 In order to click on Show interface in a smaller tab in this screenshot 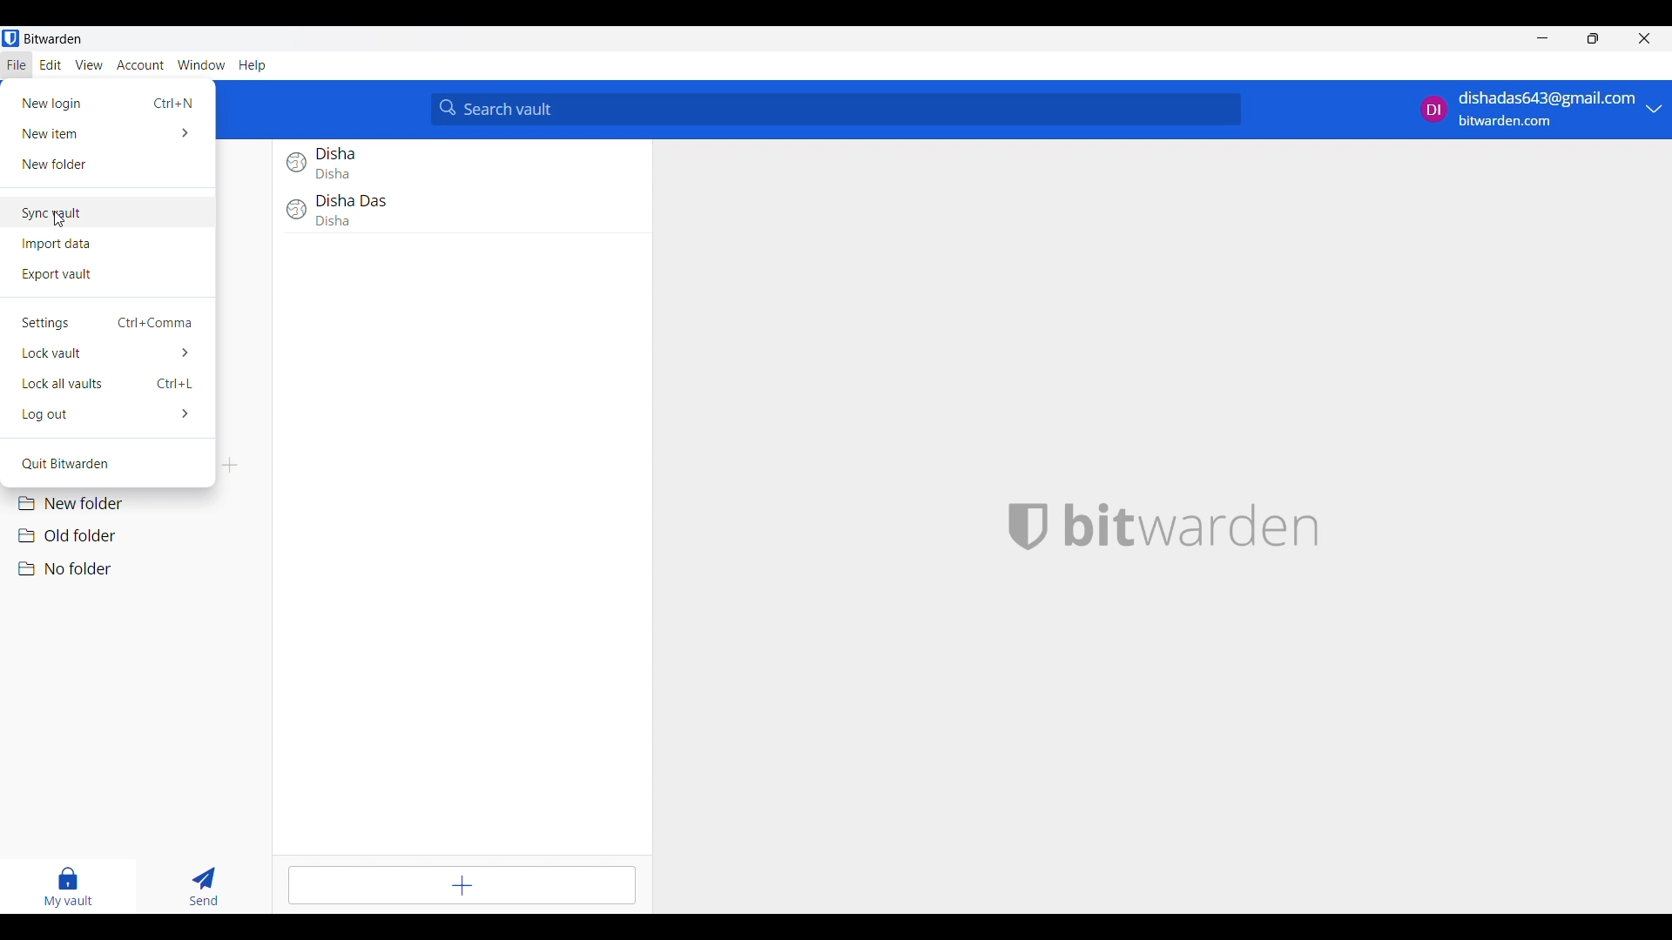, I will do `click(1593, 38)`.